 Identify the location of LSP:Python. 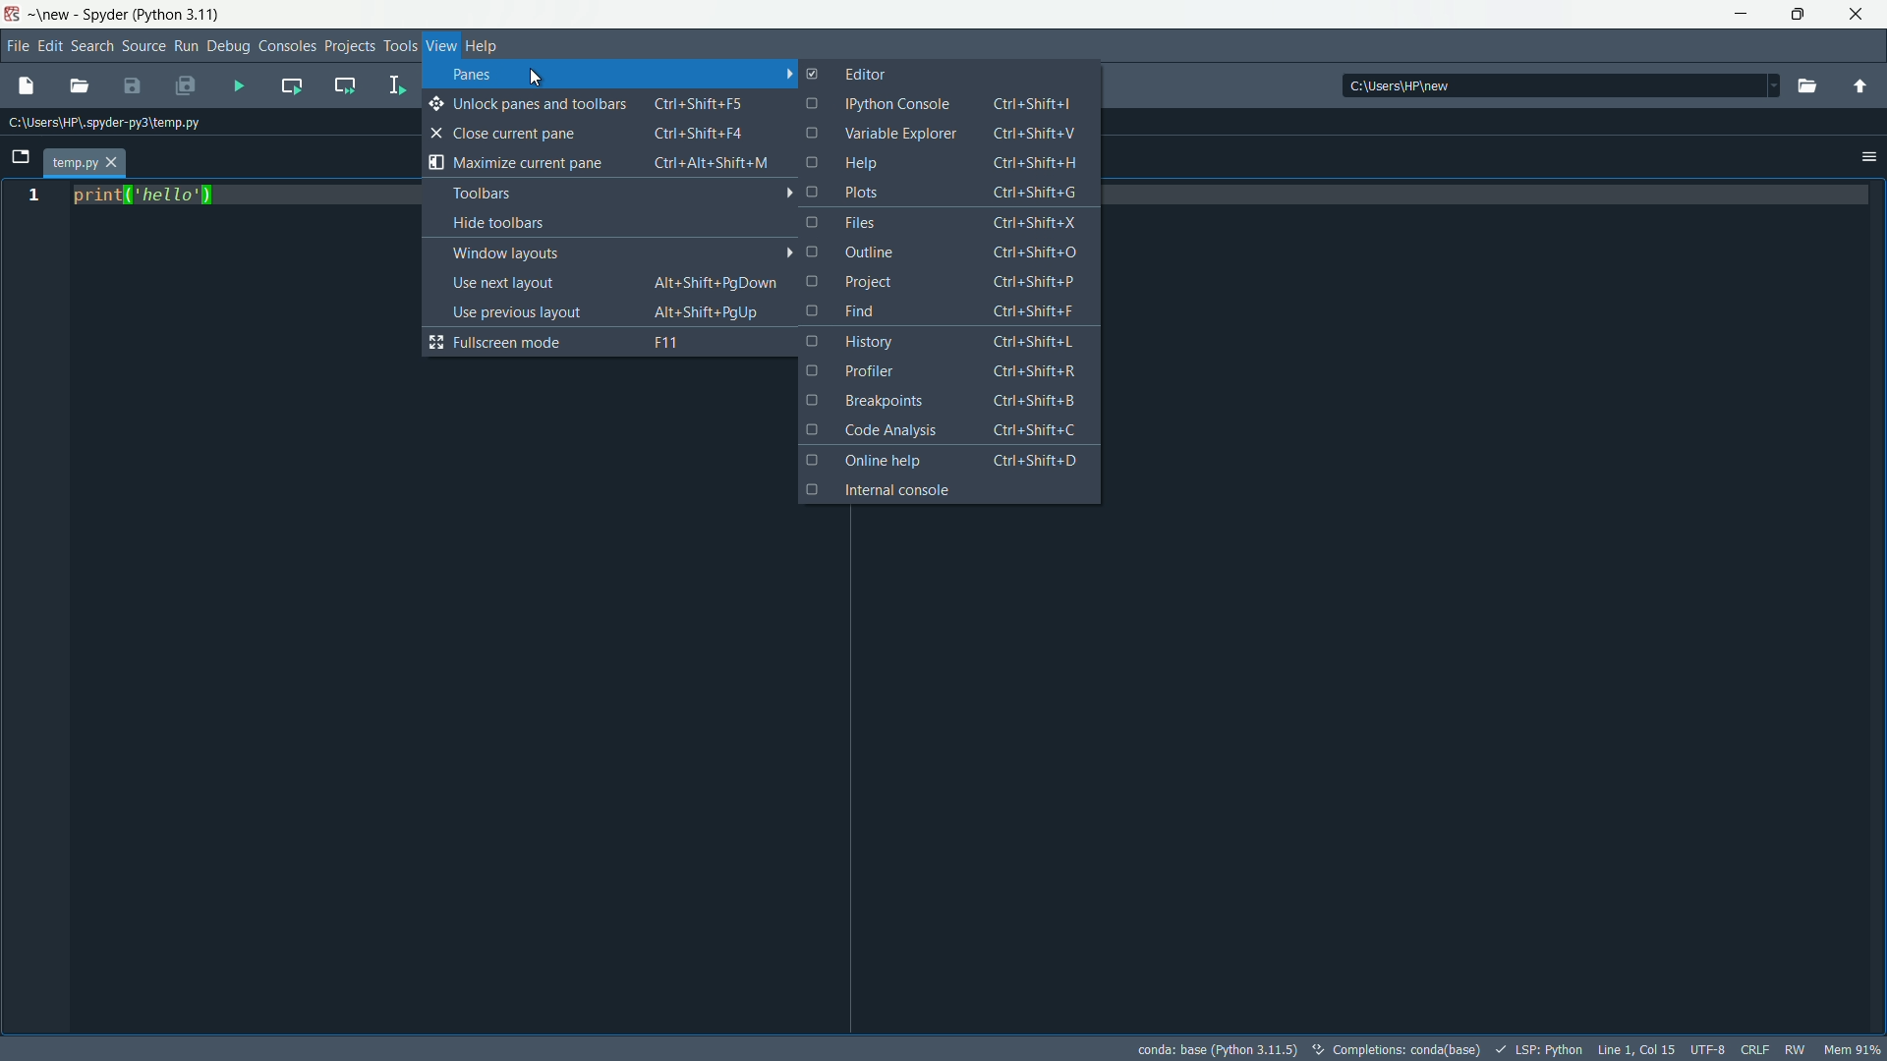
(1541, 1050).